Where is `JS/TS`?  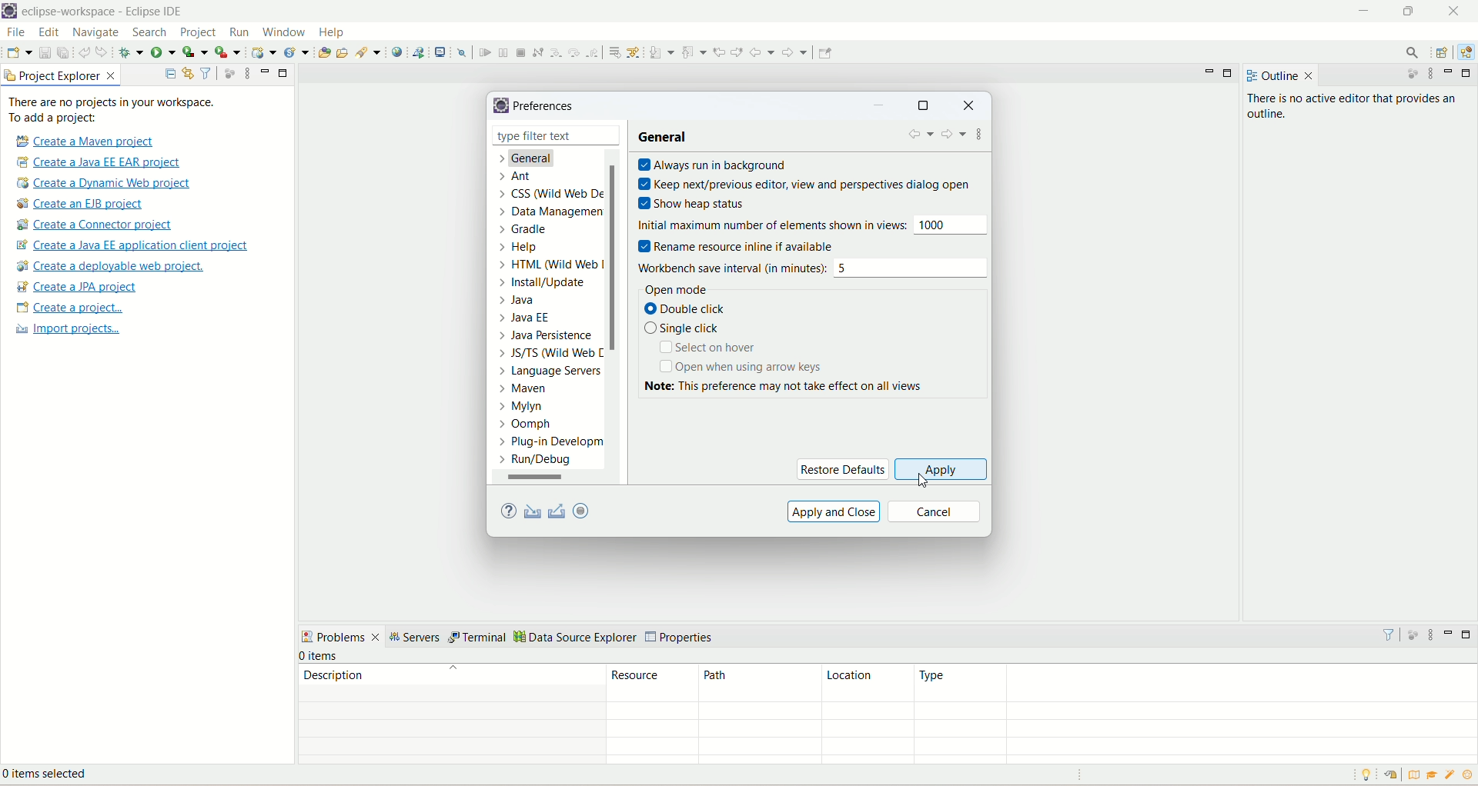 JS/TS is located at coordinates (546, 356).